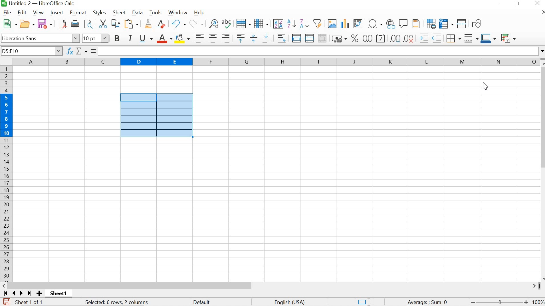 The height and width of the screenshot is (306, 545). What do you see at coordinates (22, 13) in the screenshot?
I see `EDIT` at bounding box center [22, 13].